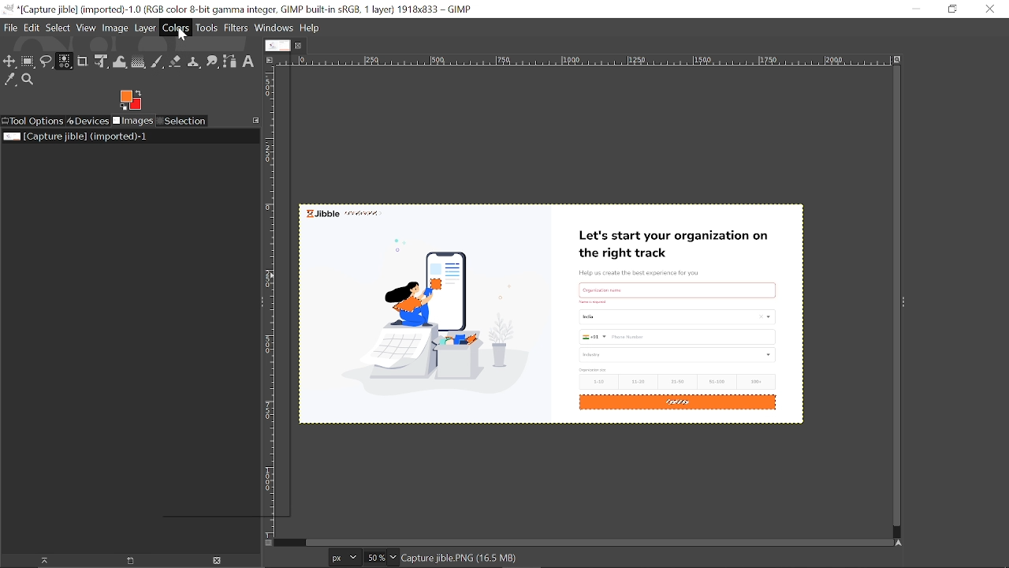 The width and height of the screenshot is (1009, 568). I want to click on Selection, so click(183, 121).